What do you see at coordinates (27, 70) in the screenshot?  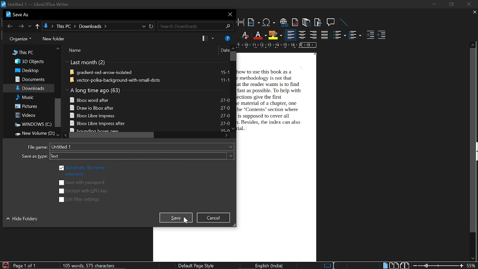 I see `Desktop` at bounding box center [27, 70].